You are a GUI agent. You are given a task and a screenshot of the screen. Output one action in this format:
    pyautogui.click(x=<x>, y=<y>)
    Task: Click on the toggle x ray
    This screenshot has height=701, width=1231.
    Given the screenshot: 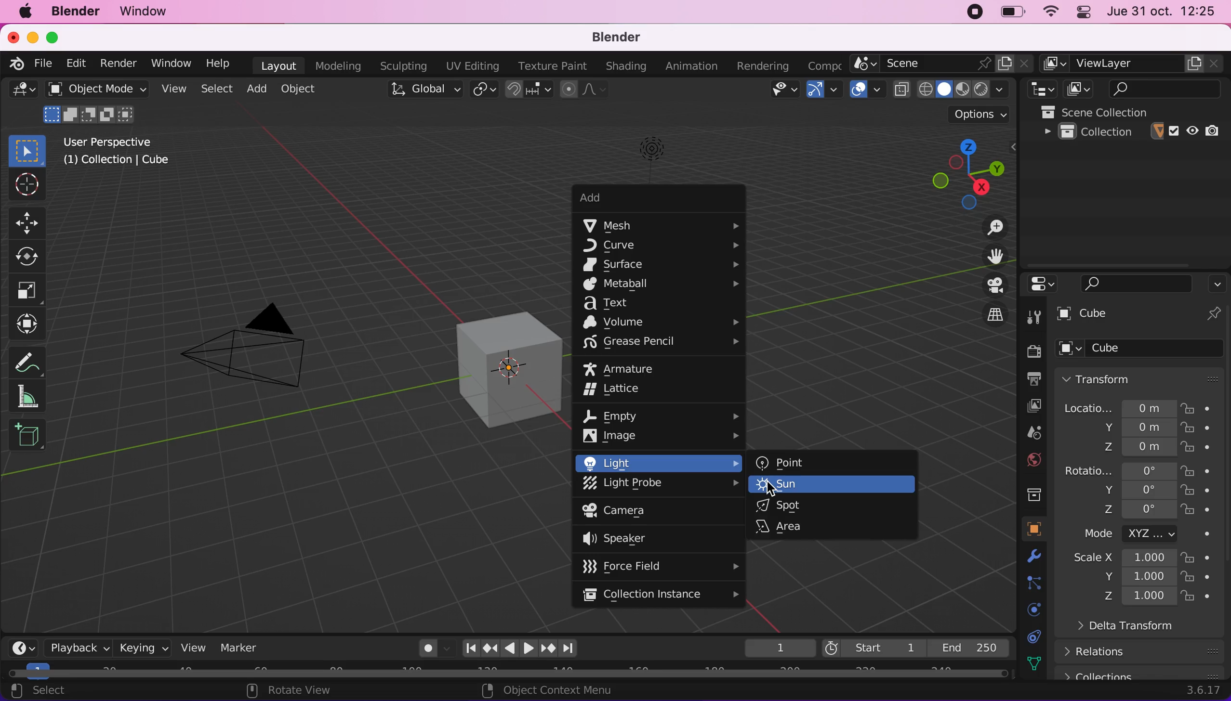 What is the action you would take?
    pyautogui.click(x=901, y=89)
    